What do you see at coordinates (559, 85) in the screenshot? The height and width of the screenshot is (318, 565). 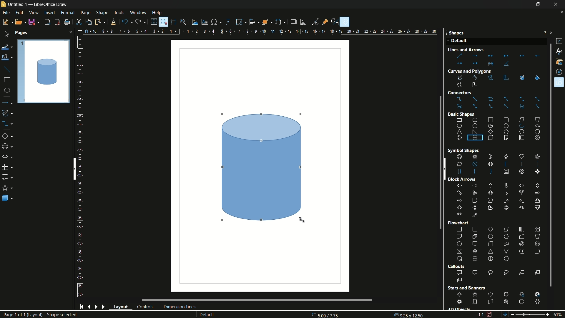 I see `Cursor` at bounding box center [559, 85].